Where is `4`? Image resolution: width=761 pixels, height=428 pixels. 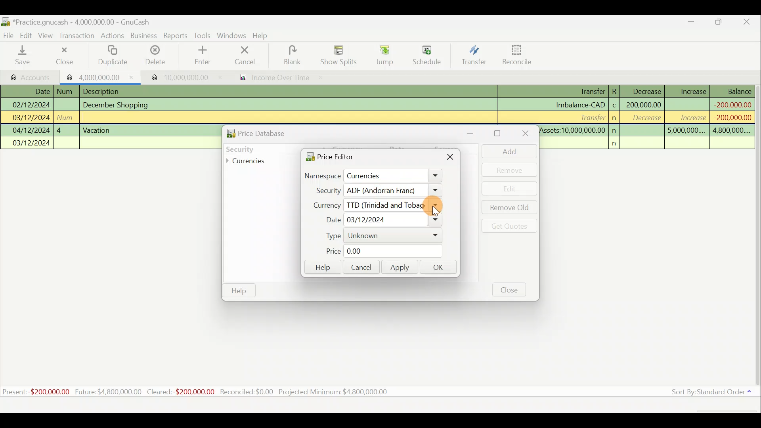
4 is located at coordinates (66, 129).